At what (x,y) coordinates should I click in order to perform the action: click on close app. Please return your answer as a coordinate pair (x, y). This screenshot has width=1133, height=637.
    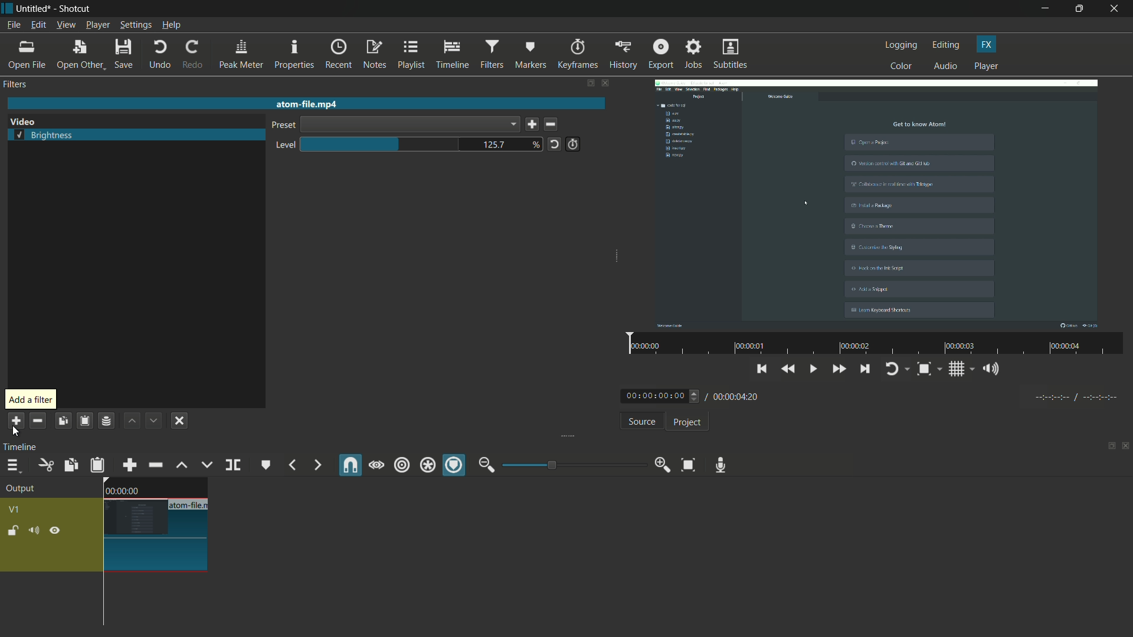
    Looking at the image, I should click on (1116, 9).